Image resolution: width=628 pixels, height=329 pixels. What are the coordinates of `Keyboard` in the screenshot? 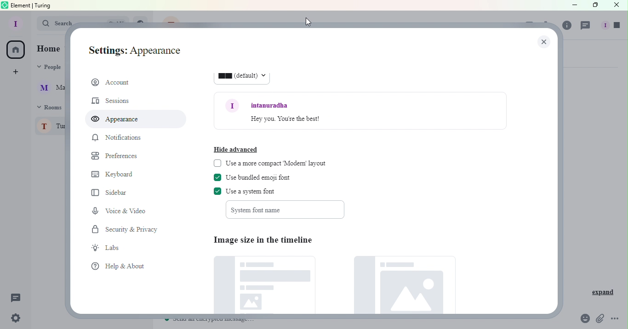 It's located at (122, 175).